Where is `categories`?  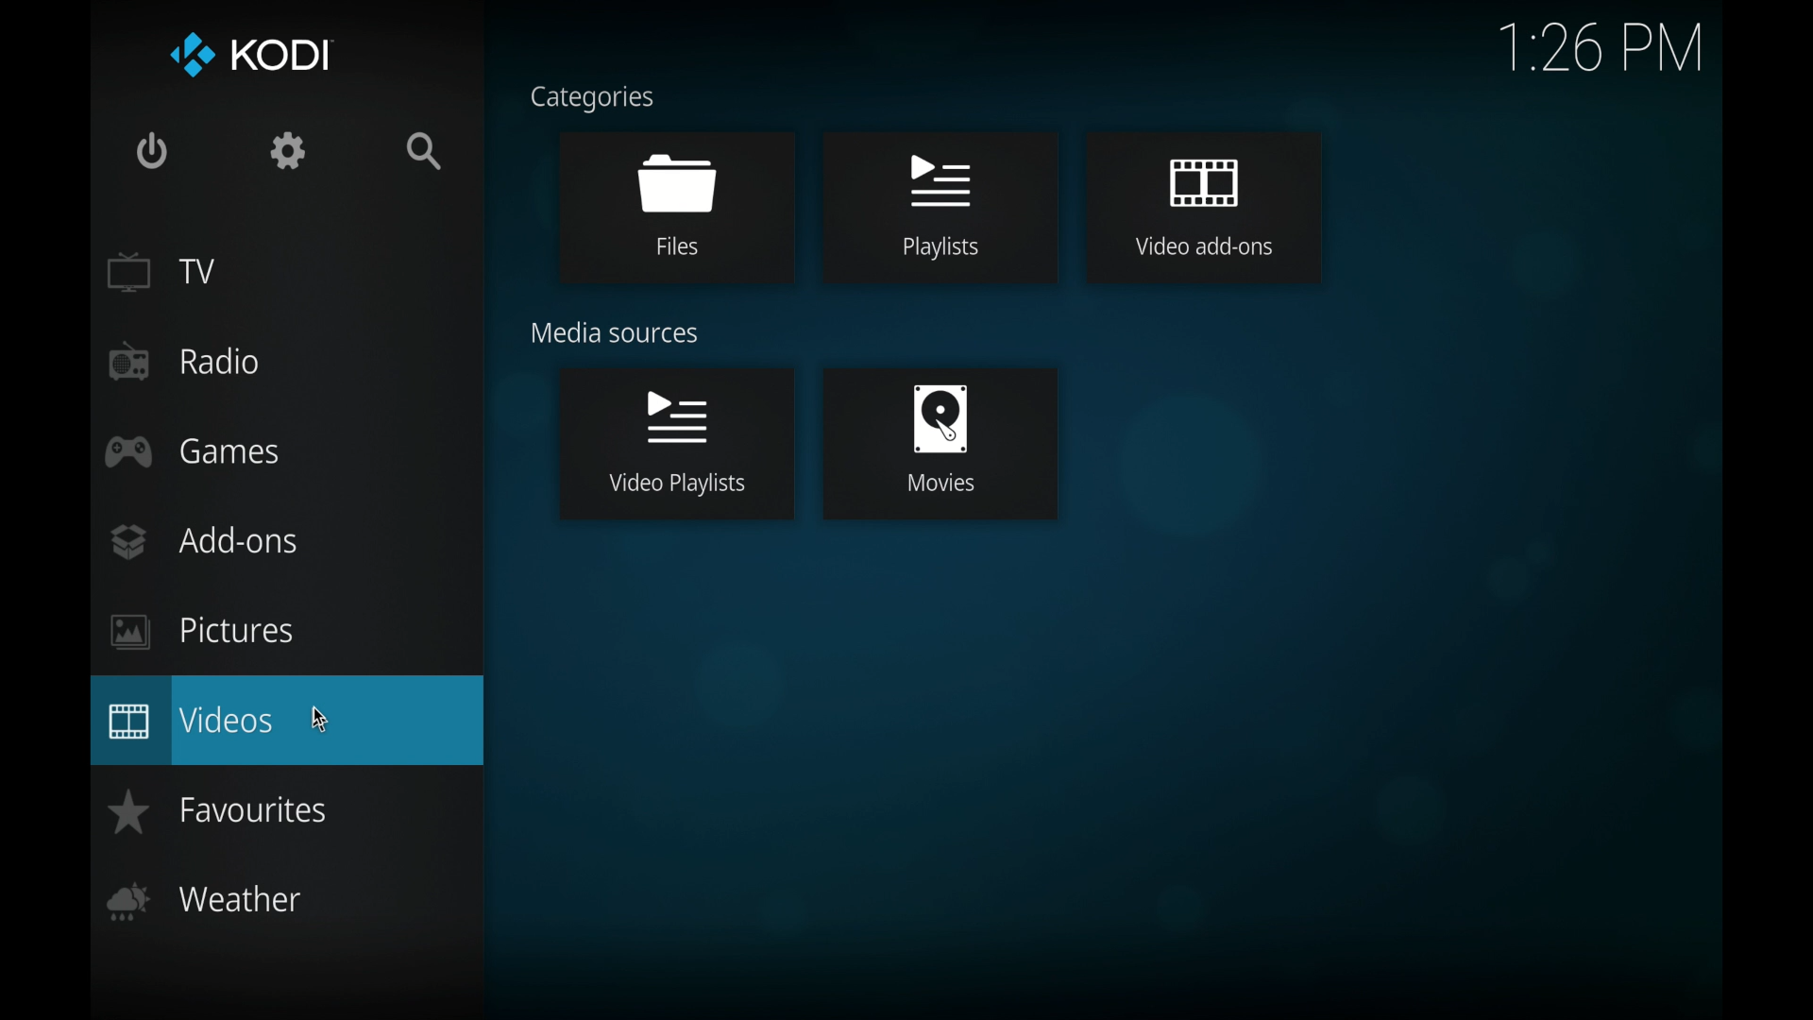
categories is located at coordinates (591, 99).